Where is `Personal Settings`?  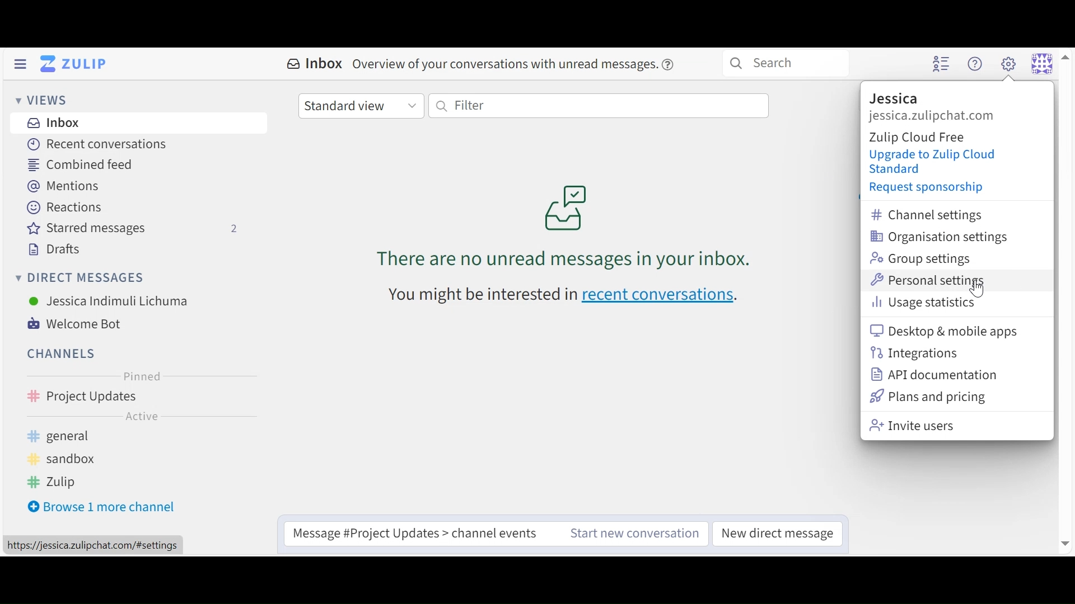
Personal Settings is located at coordinates (933, 281).